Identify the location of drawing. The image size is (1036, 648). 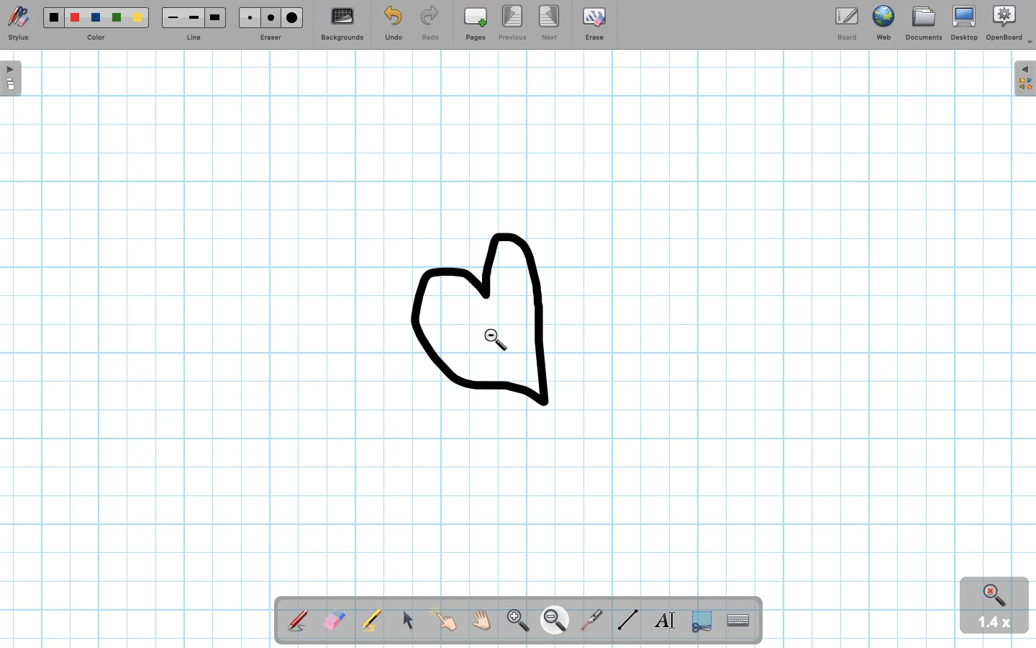
(493, 317).